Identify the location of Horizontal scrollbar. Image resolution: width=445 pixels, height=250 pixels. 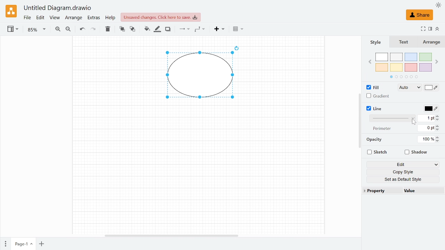
(170, 235).